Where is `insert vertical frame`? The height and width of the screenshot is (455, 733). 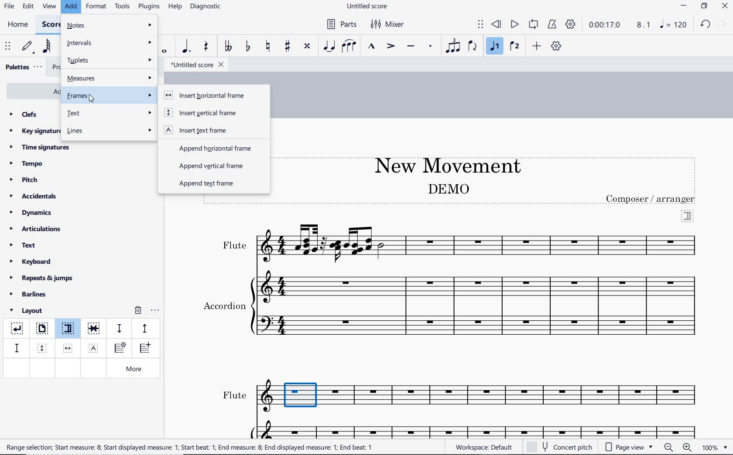
insert vertical frame is located at coordinates (43, 347).